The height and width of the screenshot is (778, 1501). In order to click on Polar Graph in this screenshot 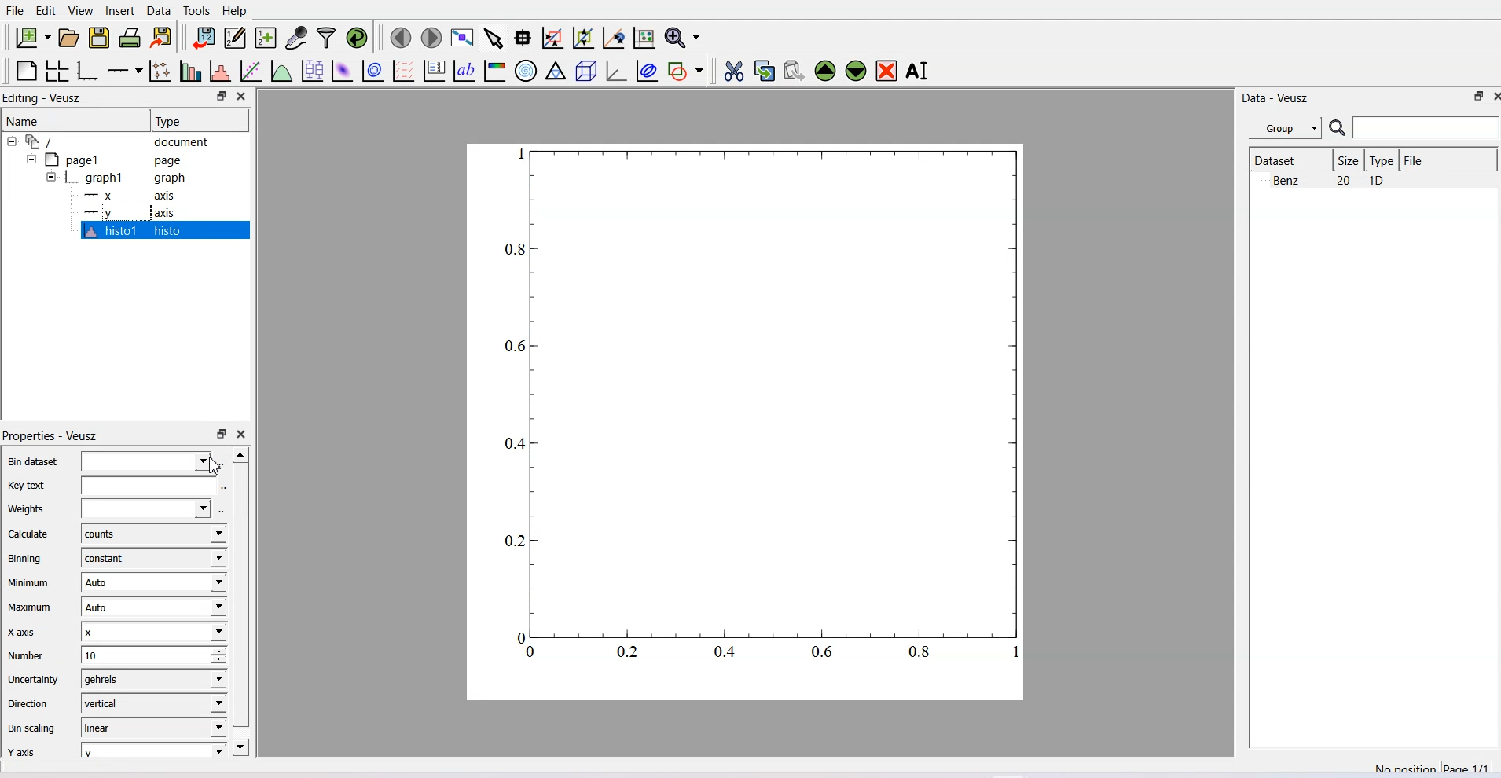, I will do `click(526, 72)`.